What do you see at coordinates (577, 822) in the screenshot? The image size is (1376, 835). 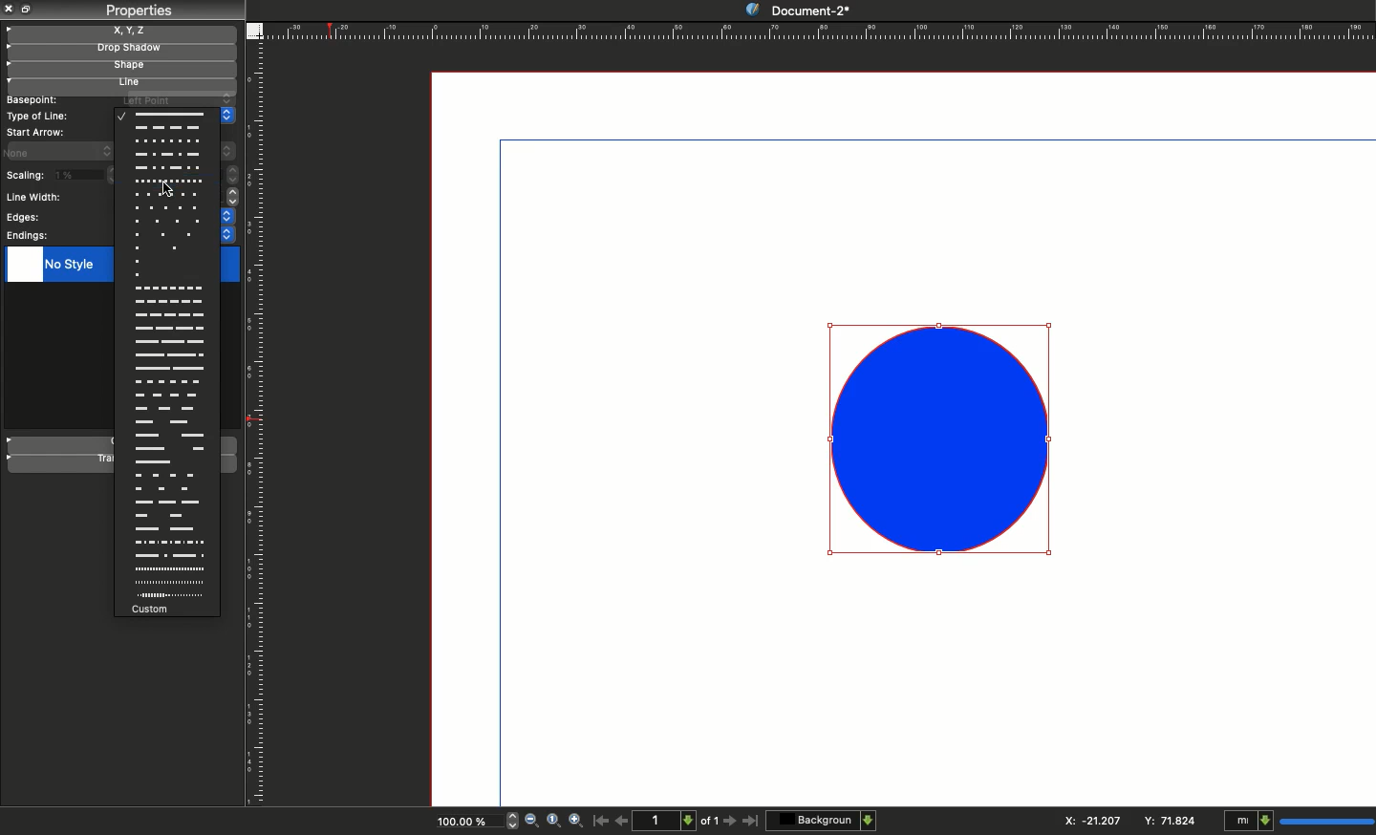 I see `Zoom in` at bounding box center [577, 822].